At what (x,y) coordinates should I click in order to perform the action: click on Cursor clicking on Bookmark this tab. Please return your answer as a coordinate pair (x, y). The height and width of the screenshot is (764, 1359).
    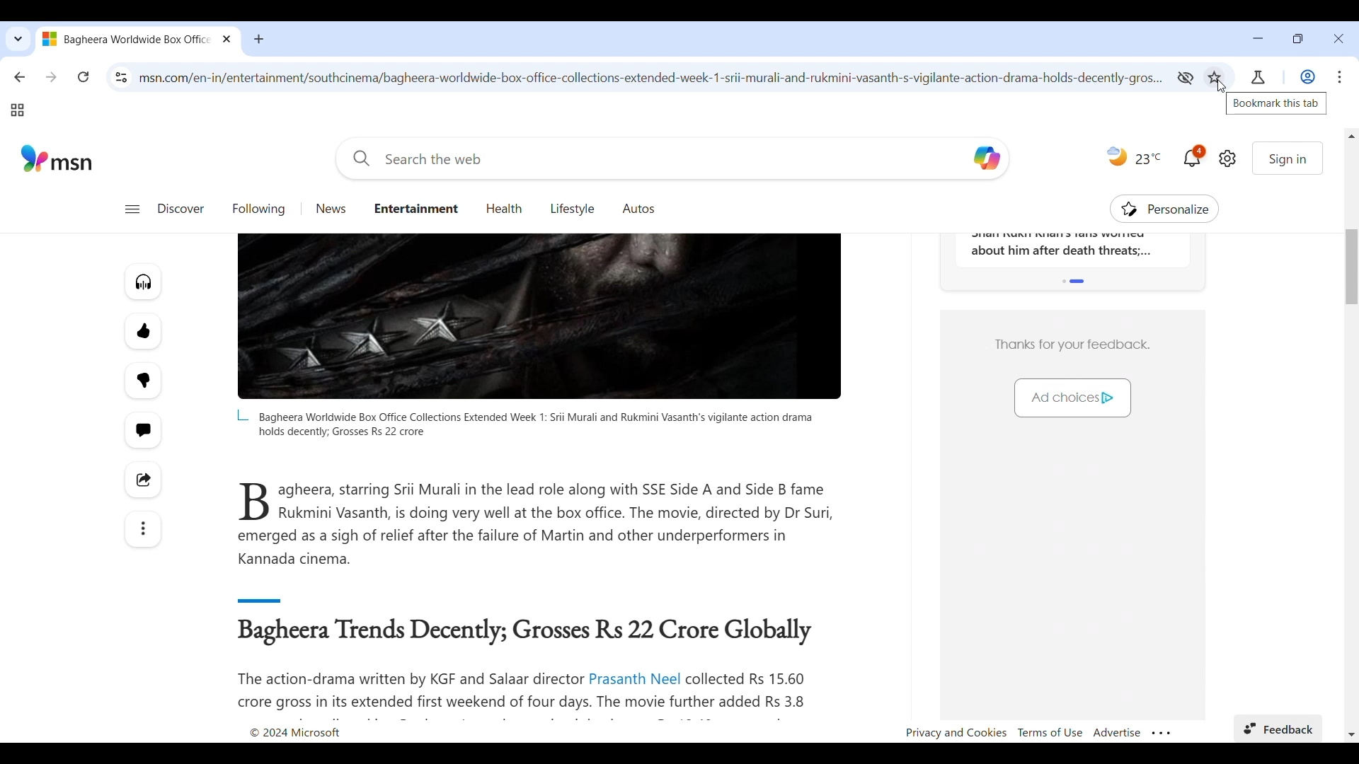
    Looking at the image, I should click on (1222, 86).